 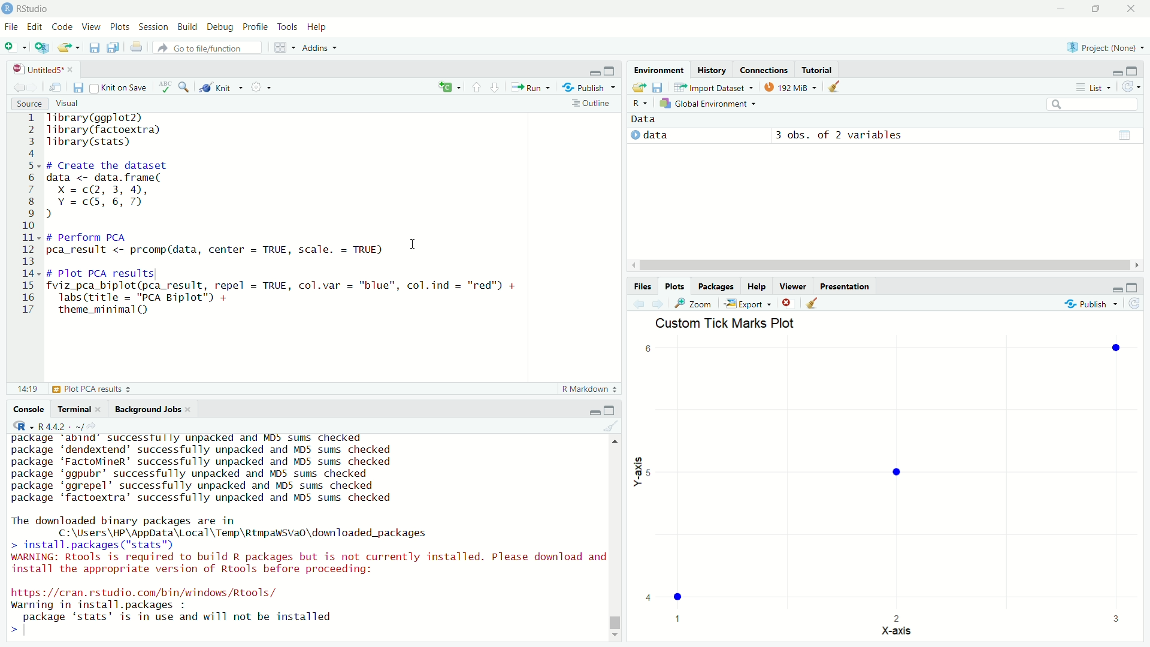 I want to click on list view, so click(x=1093, y=87).